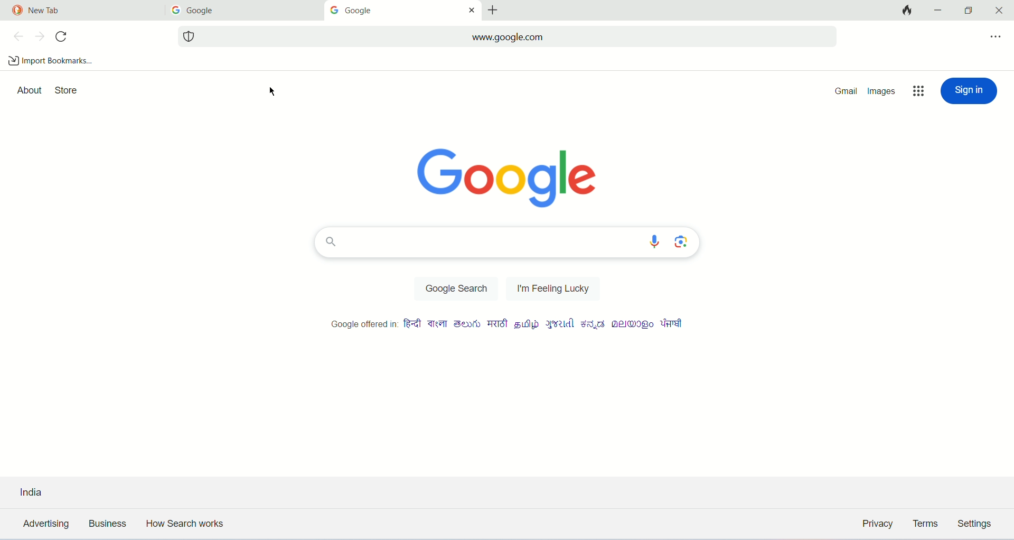  I want to click on store, so click(66, 91).